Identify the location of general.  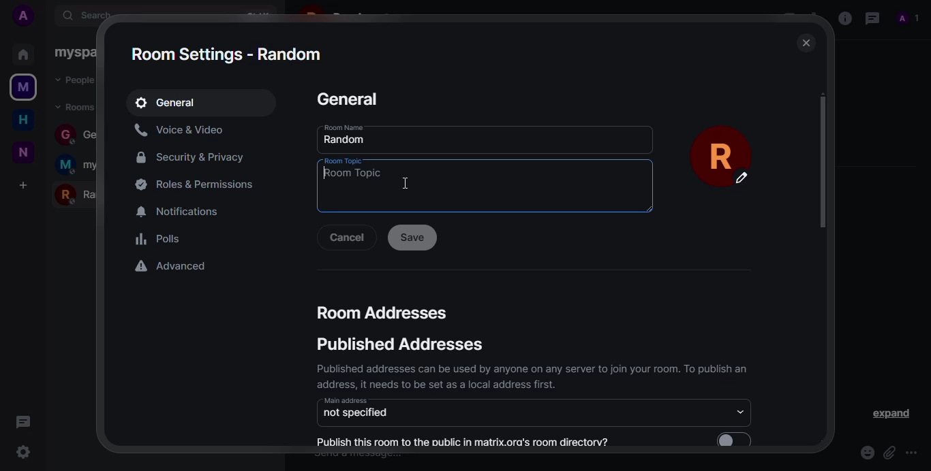
(173, 103).